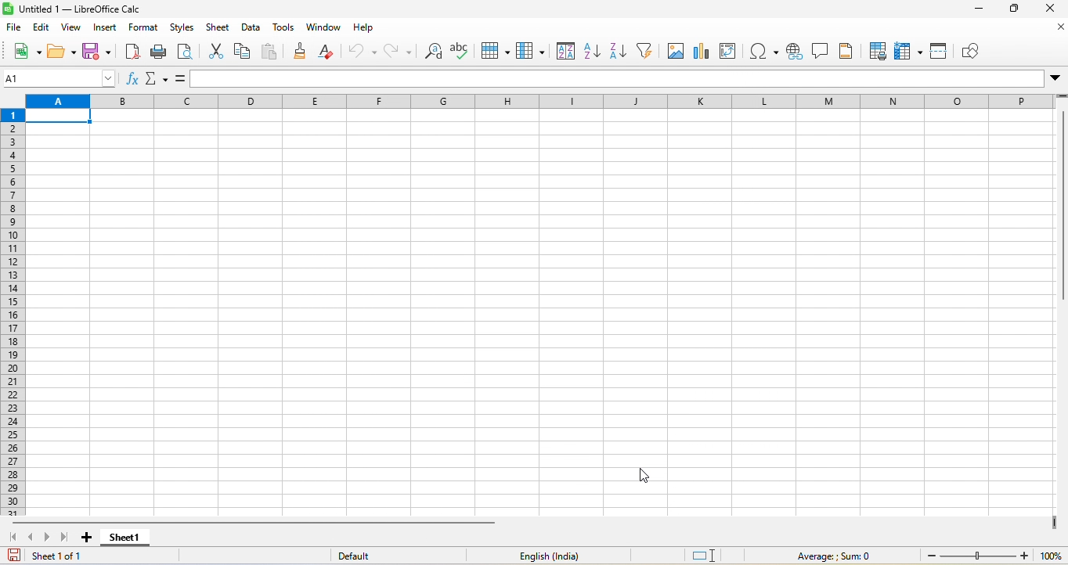  What do you see at coordinates (734, 52) in the screenshot?
I see `edit pivot table` at bounding box center [734, 52].